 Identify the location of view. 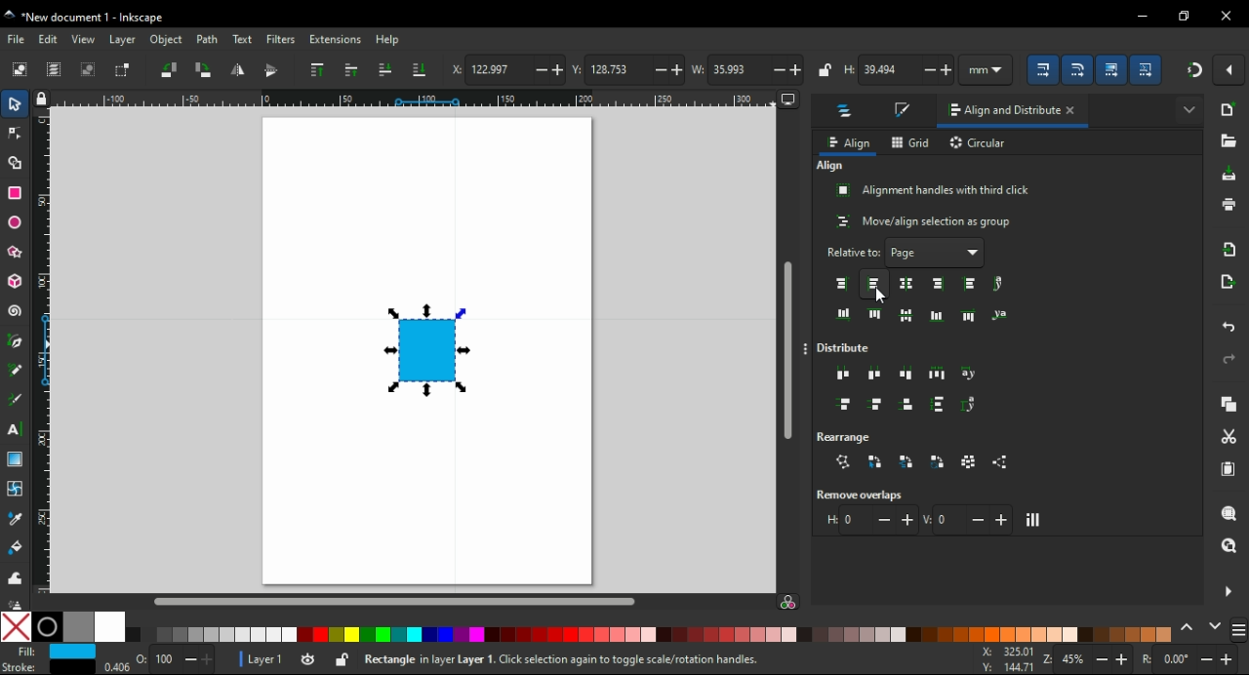
(84, 40).